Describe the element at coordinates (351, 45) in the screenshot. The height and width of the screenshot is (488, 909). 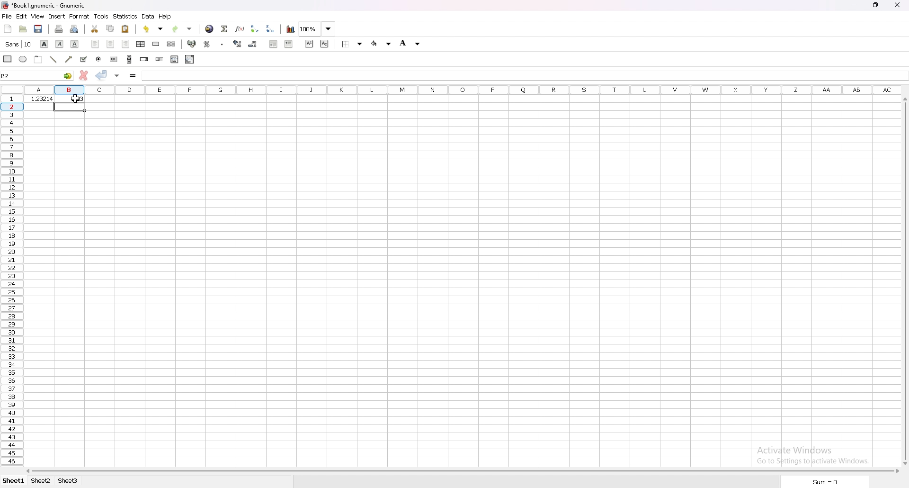
I see `border` at that location.